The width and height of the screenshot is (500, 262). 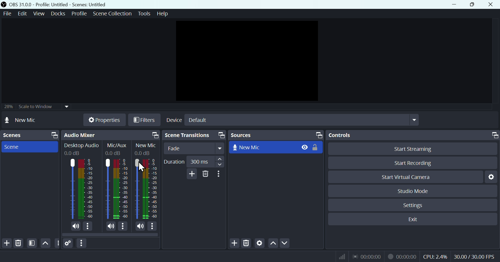 What do you see at coordinates (413, 191) in the screenshot?
I see `Studio mode` at bounding box center [413, 191].